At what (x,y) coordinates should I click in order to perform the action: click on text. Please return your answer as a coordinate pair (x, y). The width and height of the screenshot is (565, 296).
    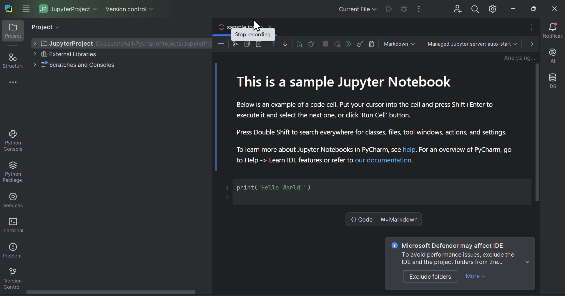
    Looking at the image, I should click on (461, 253).